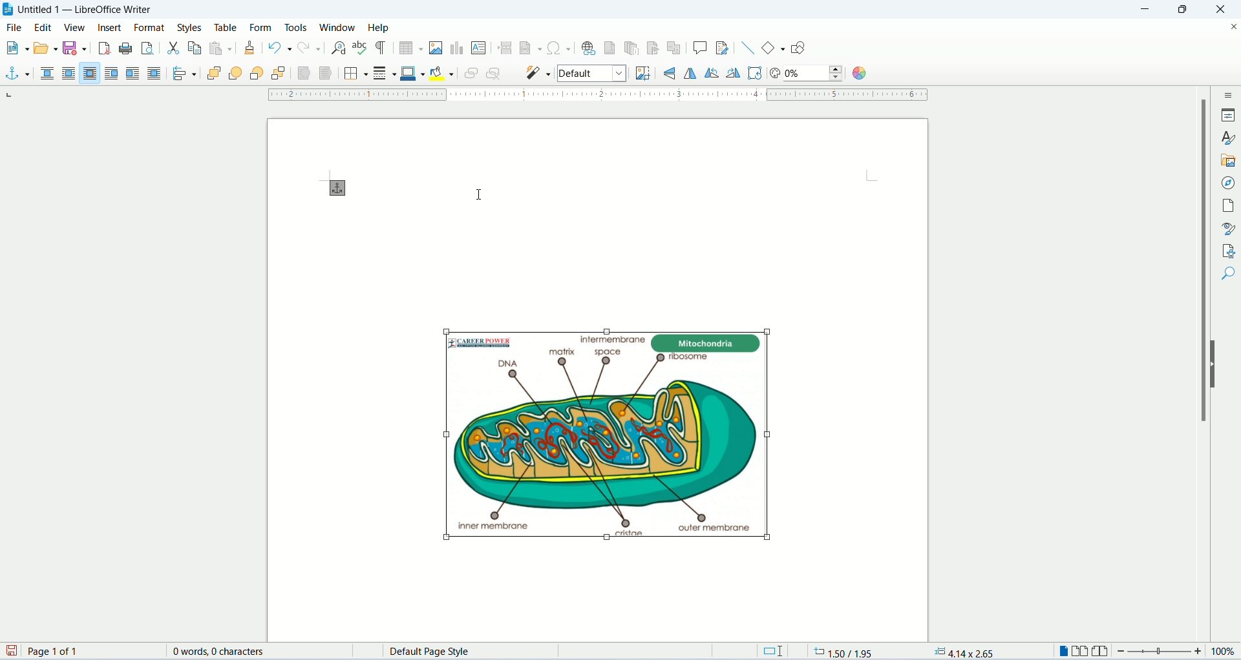 The height and width of the screenshot is (660, 1241). What do you see at coordinates (13, 652) in the screenshot?
I see `save` at bounding box center [13, 652].